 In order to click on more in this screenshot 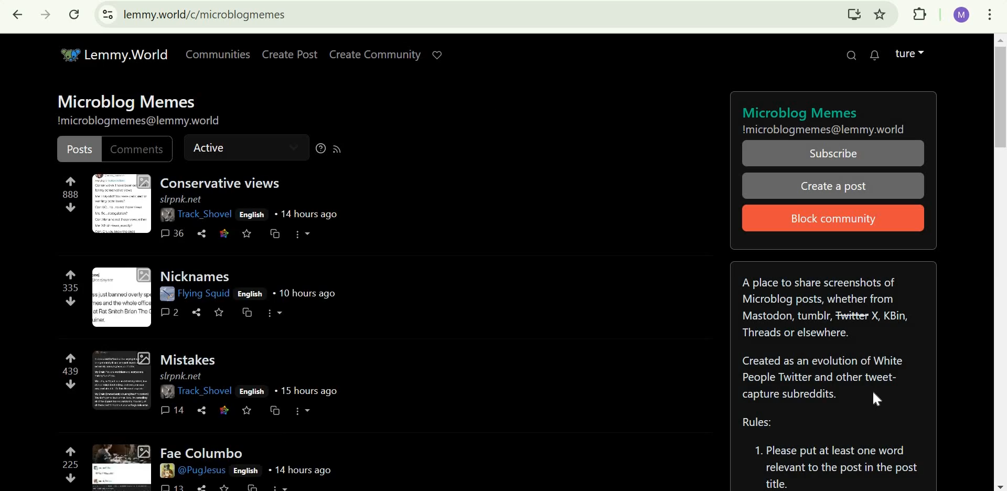, I will do `click(275, 313)`.